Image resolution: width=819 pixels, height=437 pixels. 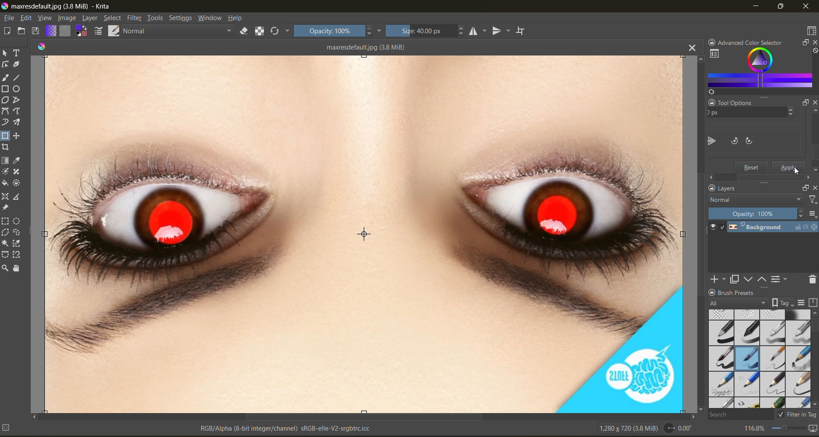 What do you see at coordinates (756, 429) in the screenshot?
I see `zoom factor` at bounding box center [756, 429].